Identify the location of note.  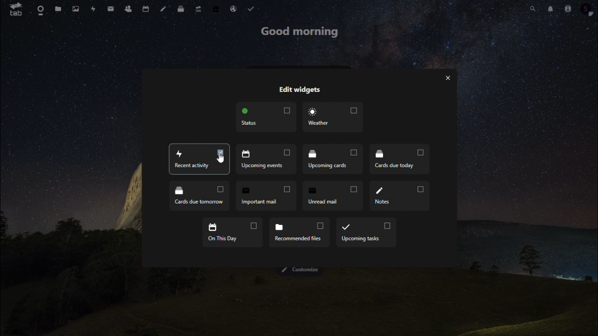
(164, 10).